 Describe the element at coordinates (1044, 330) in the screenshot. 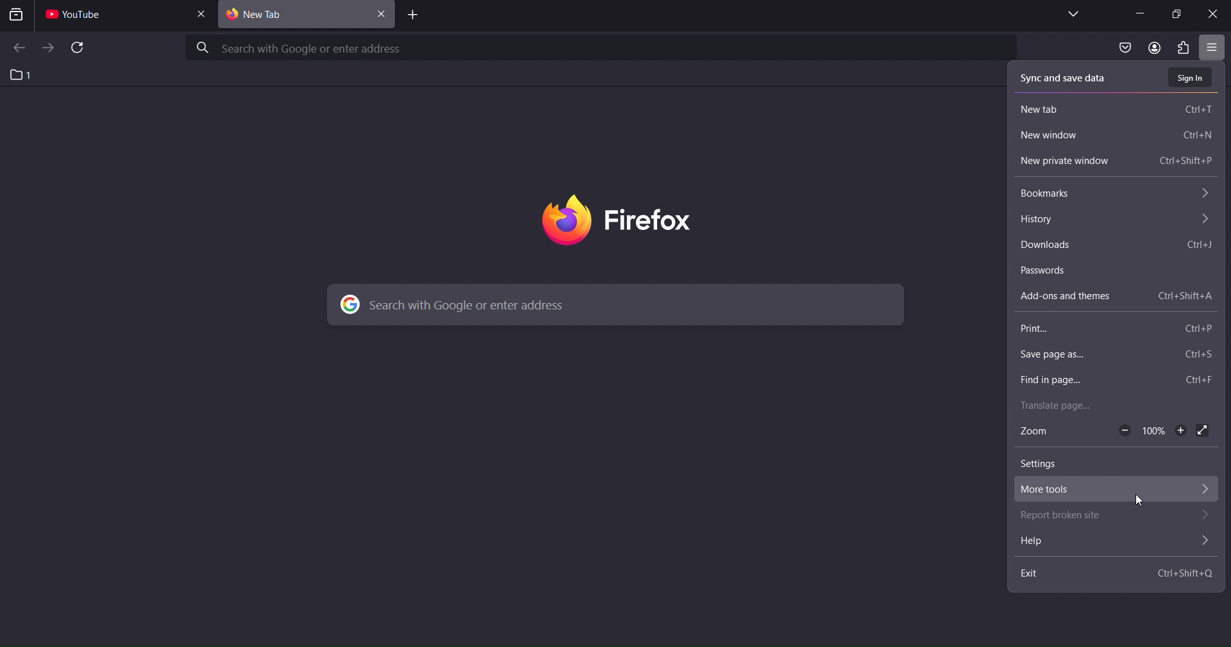

I see `print` at that location.